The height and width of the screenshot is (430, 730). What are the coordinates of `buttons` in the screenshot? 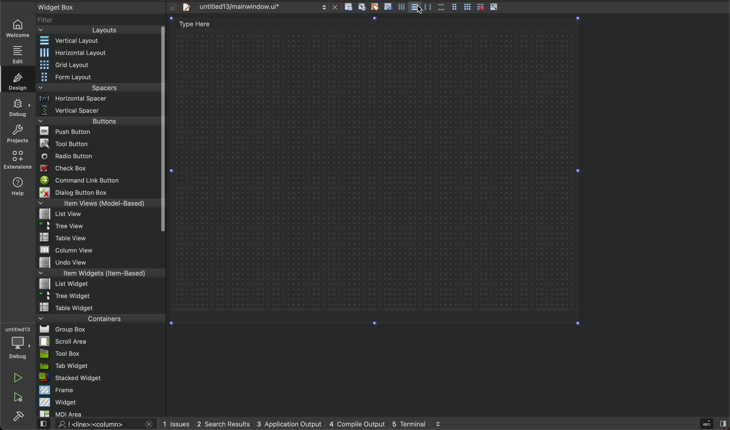 It's located at (102, 121).